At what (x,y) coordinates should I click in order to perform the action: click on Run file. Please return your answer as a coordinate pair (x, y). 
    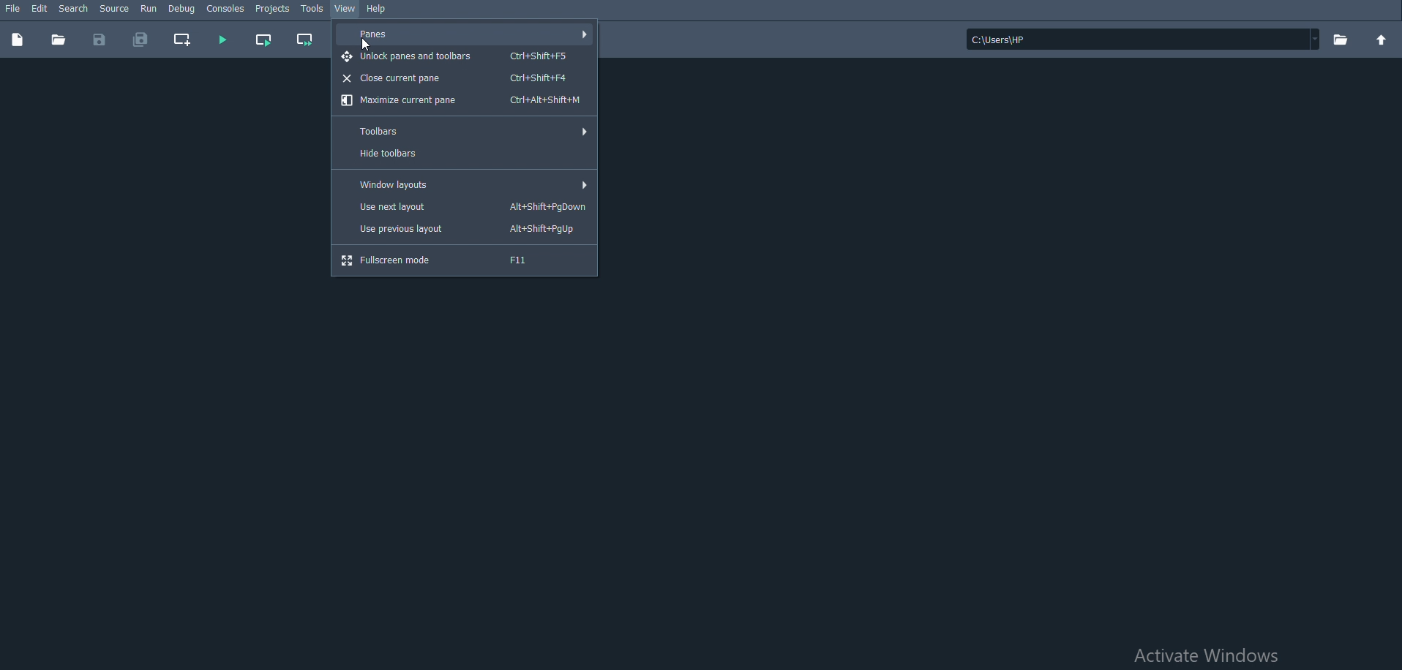
    Looking at the image, I should click on (221, 39).